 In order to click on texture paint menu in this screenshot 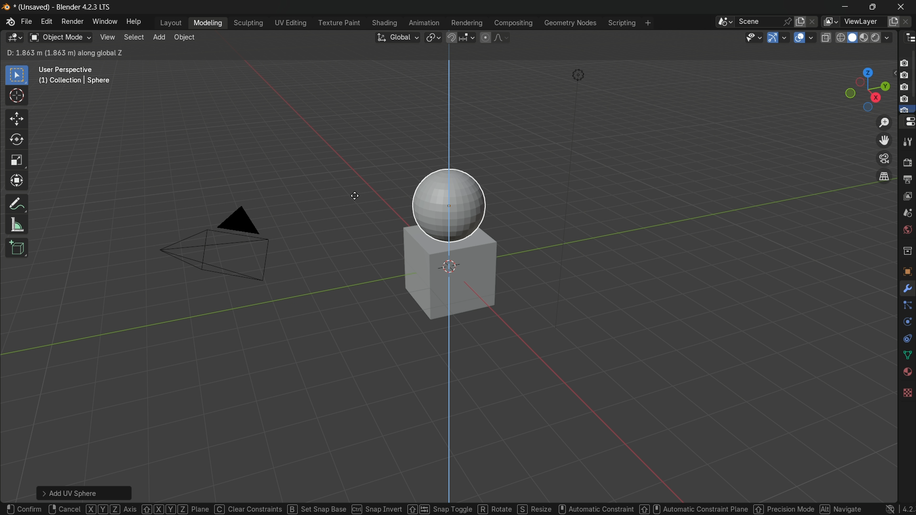, I will do `click(339, 24)`.